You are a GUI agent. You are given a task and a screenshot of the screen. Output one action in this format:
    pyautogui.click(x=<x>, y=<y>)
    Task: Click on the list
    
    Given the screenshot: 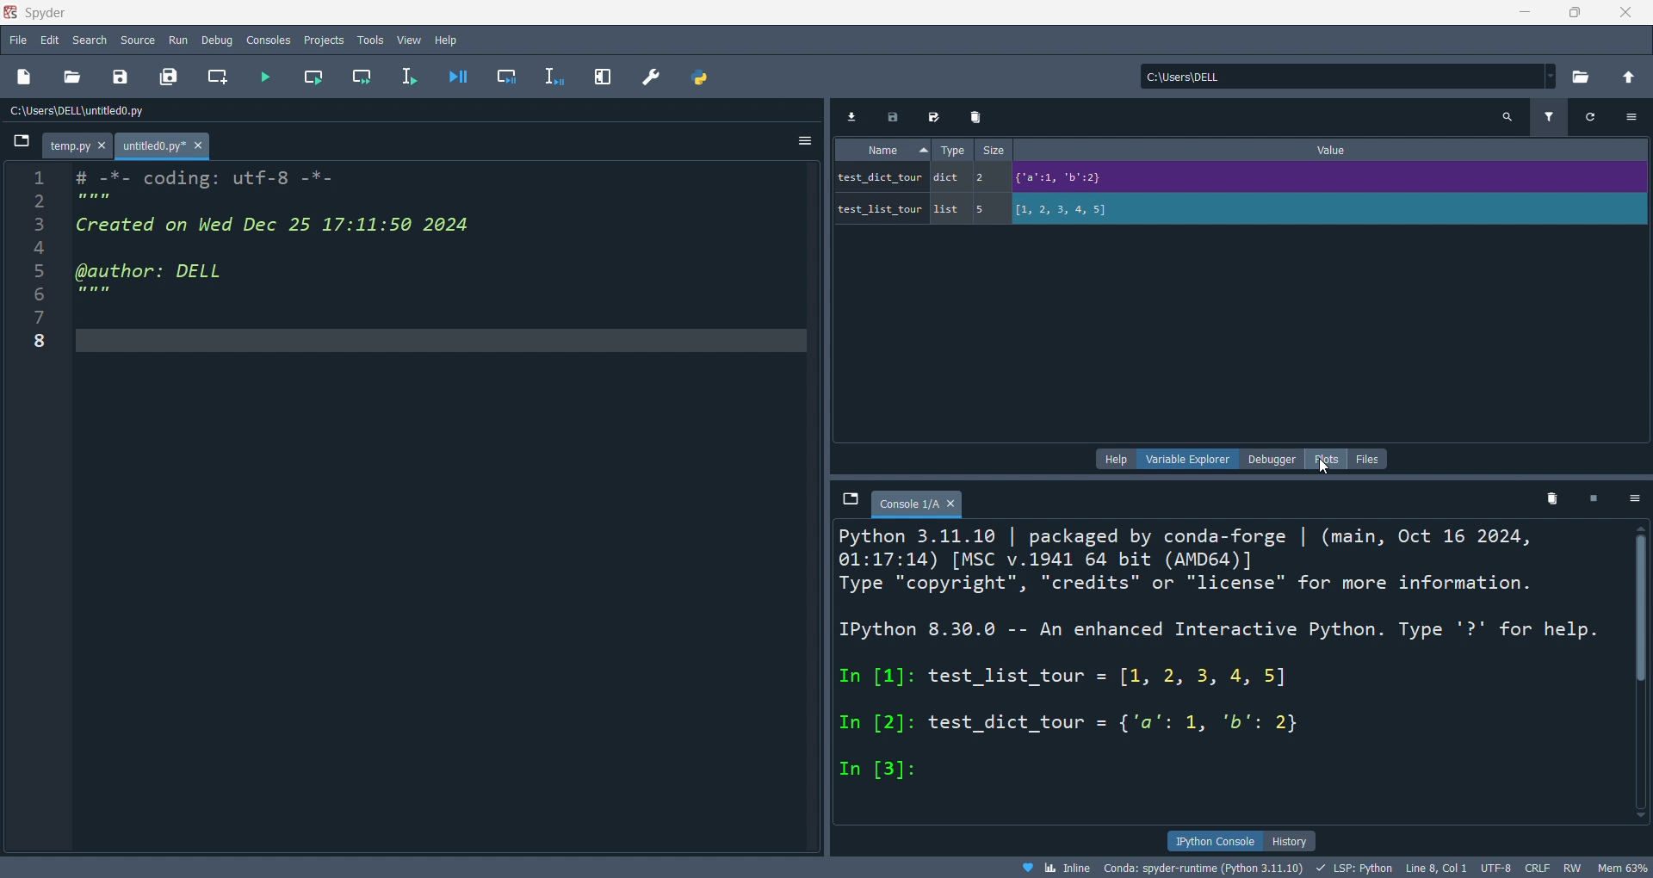 What is the action you would take?
    pyautogui.click(x=947, y=208)
    